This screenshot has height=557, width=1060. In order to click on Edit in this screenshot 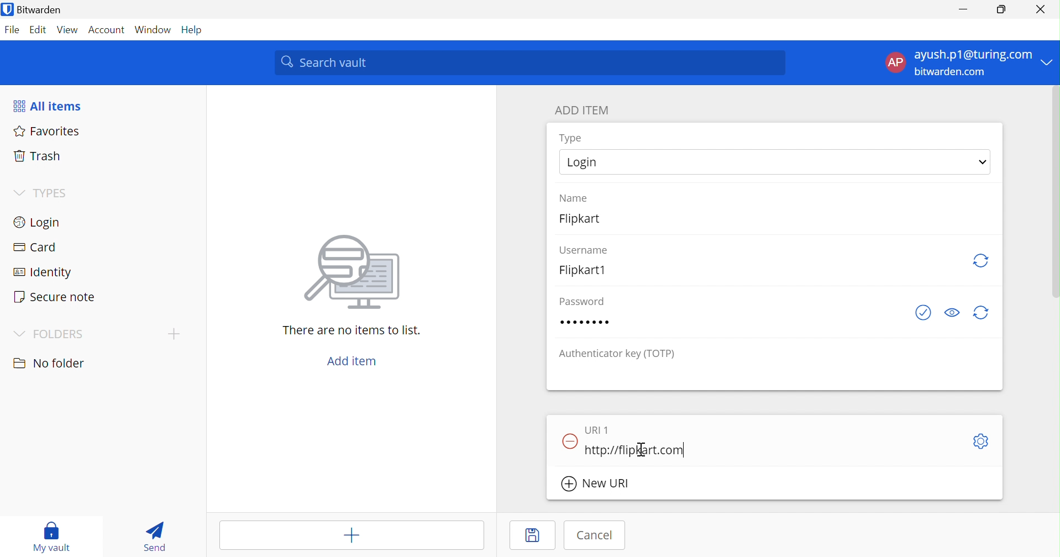, I will do `click(36, 29)`.